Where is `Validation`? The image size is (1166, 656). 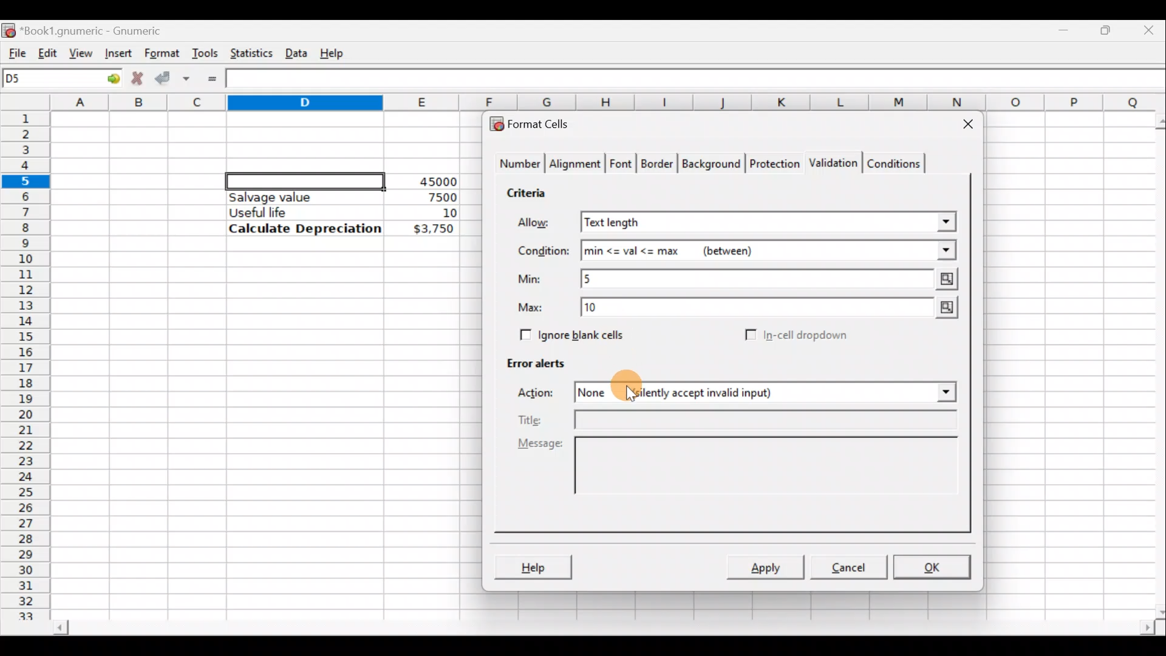
Validation is located at coordinates (831, 164).